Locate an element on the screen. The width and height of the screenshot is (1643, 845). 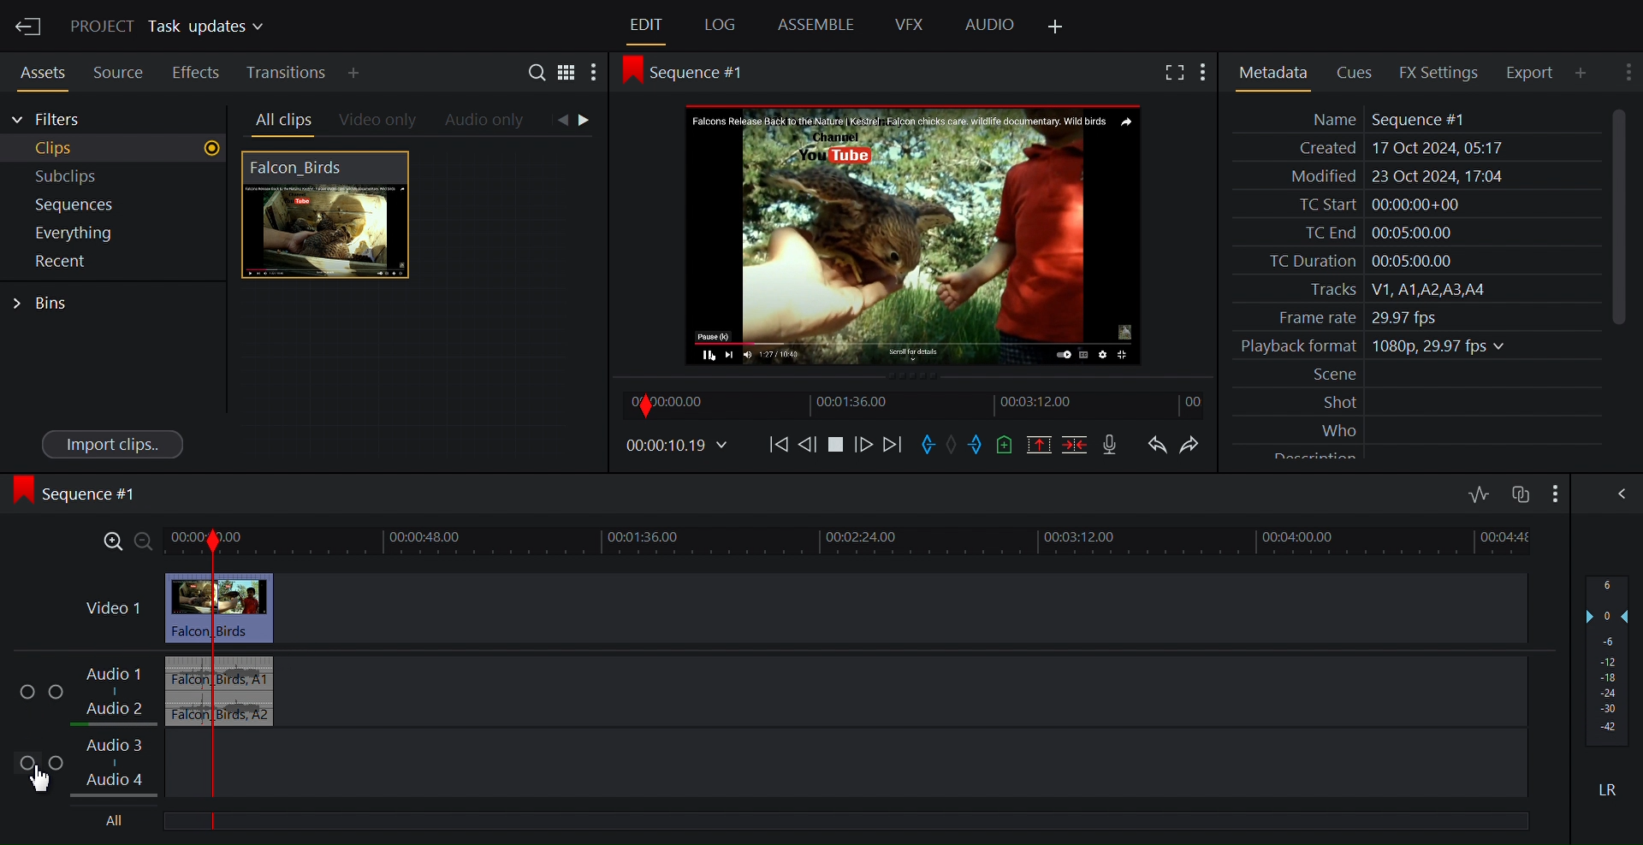
Move back is located at coordinates (774, 447).